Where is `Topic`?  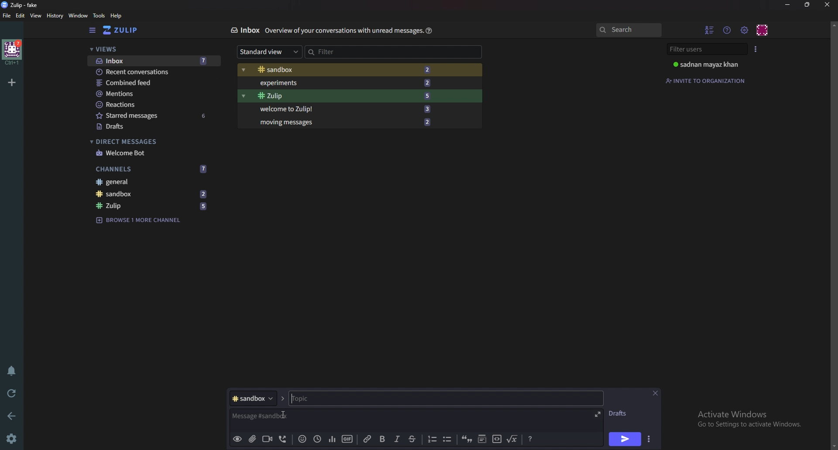 Topic is located at coordinates (444, 398).